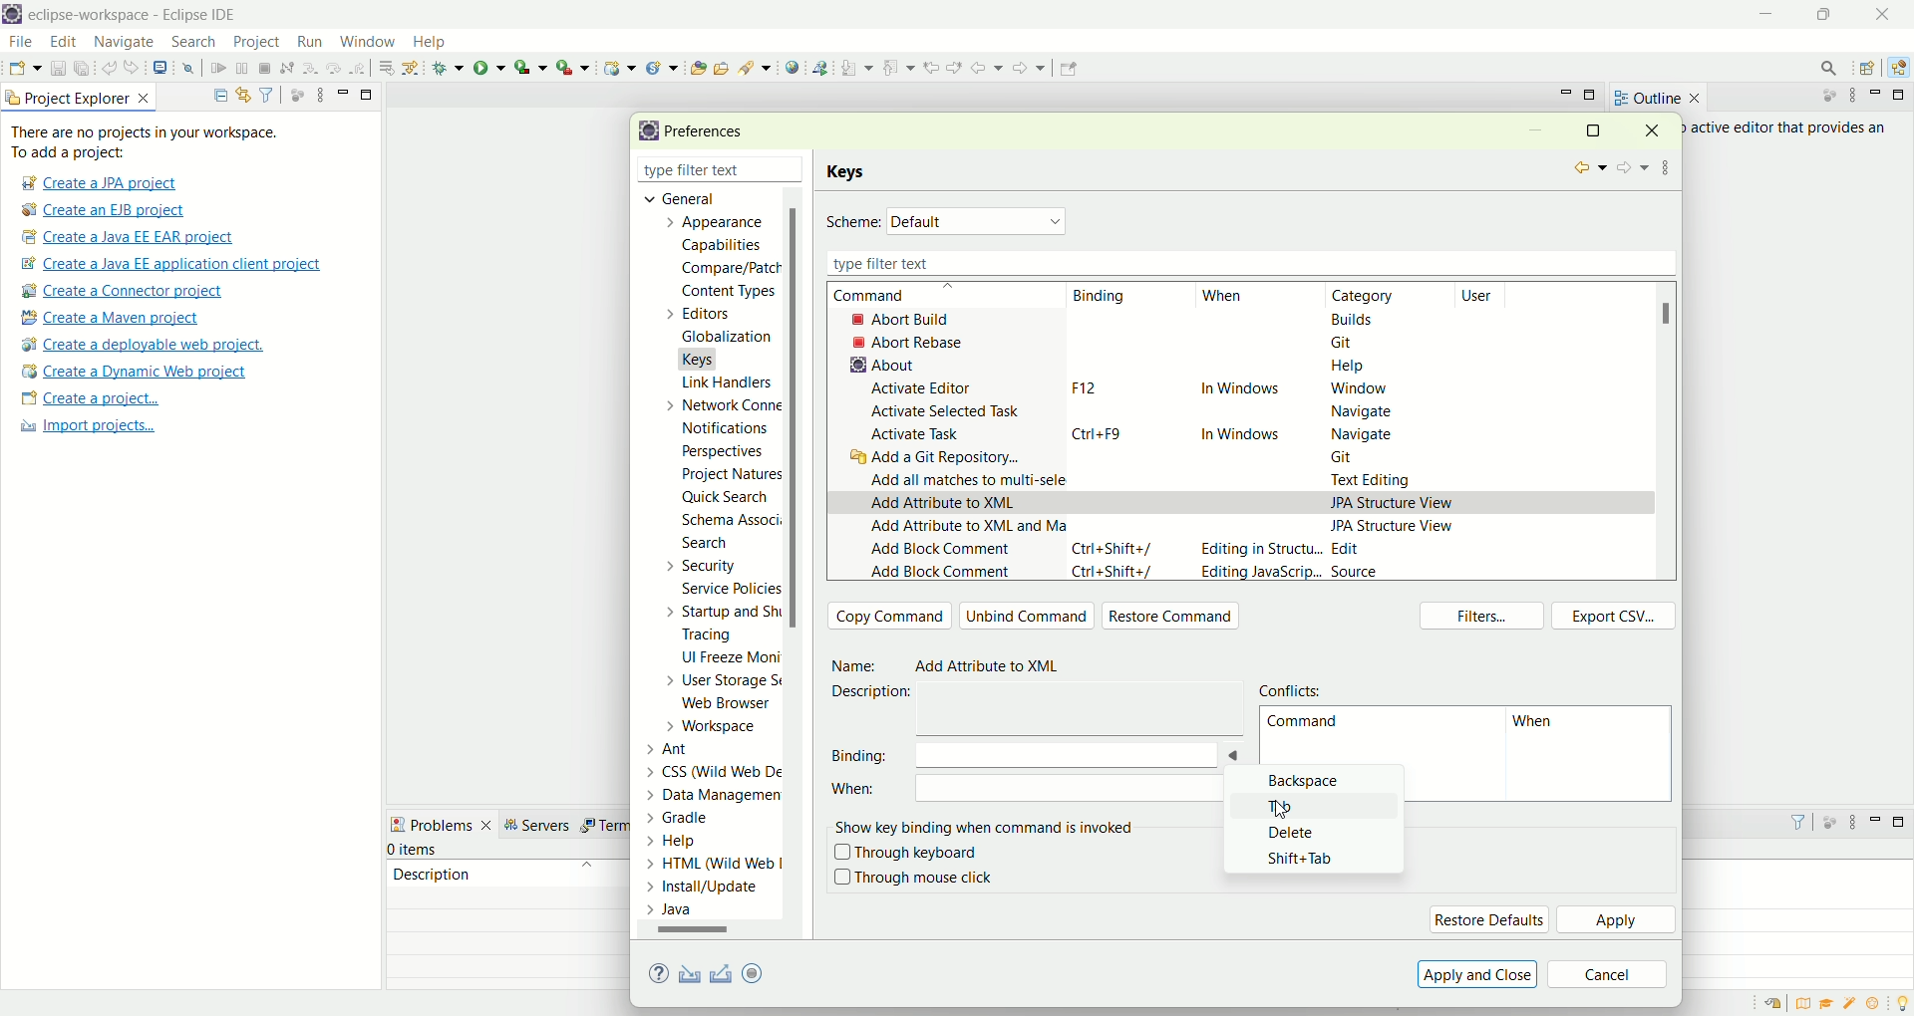  Describe the element at coordinates (1614, 616) in the screenshot. I see `export CSV` at that location.